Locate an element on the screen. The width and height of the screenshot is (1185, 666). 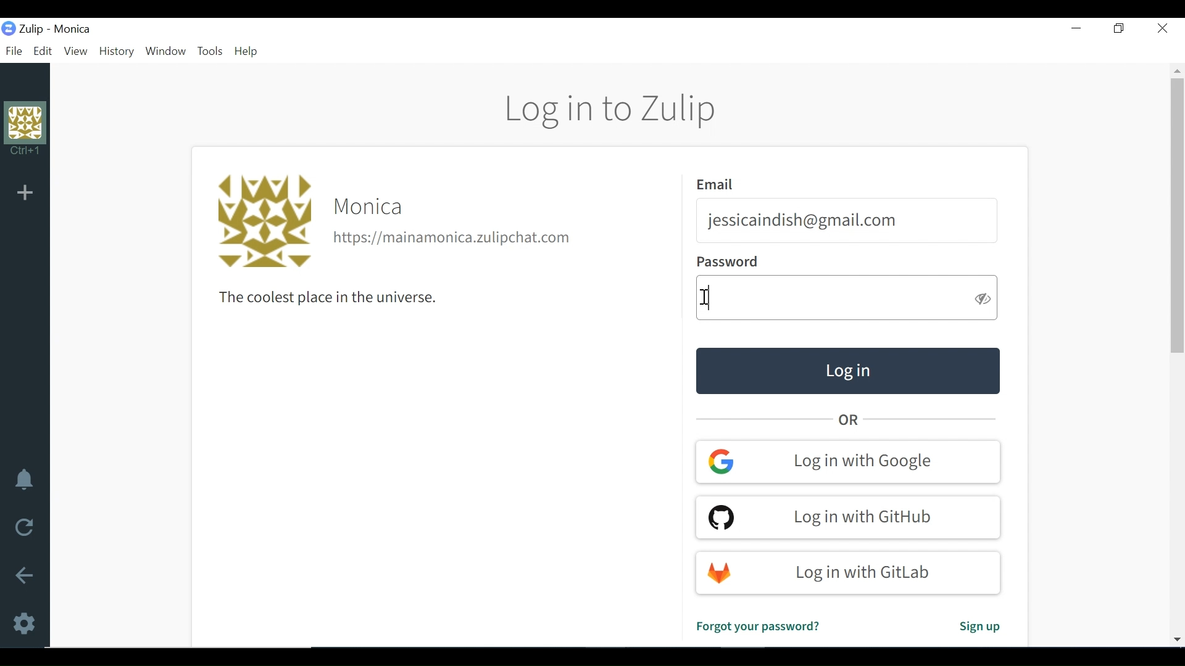
Sign up is located at coordinates (978, 628).